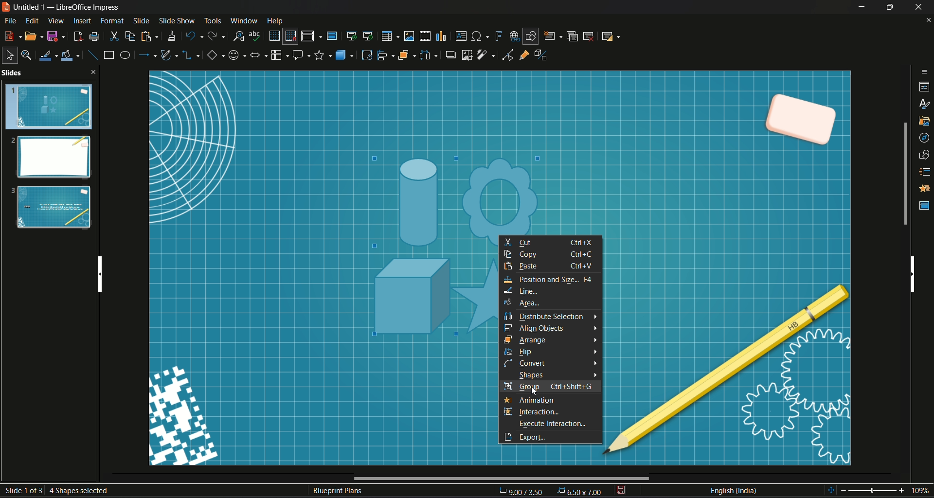  I want to click on Edit, so click(33, 21).